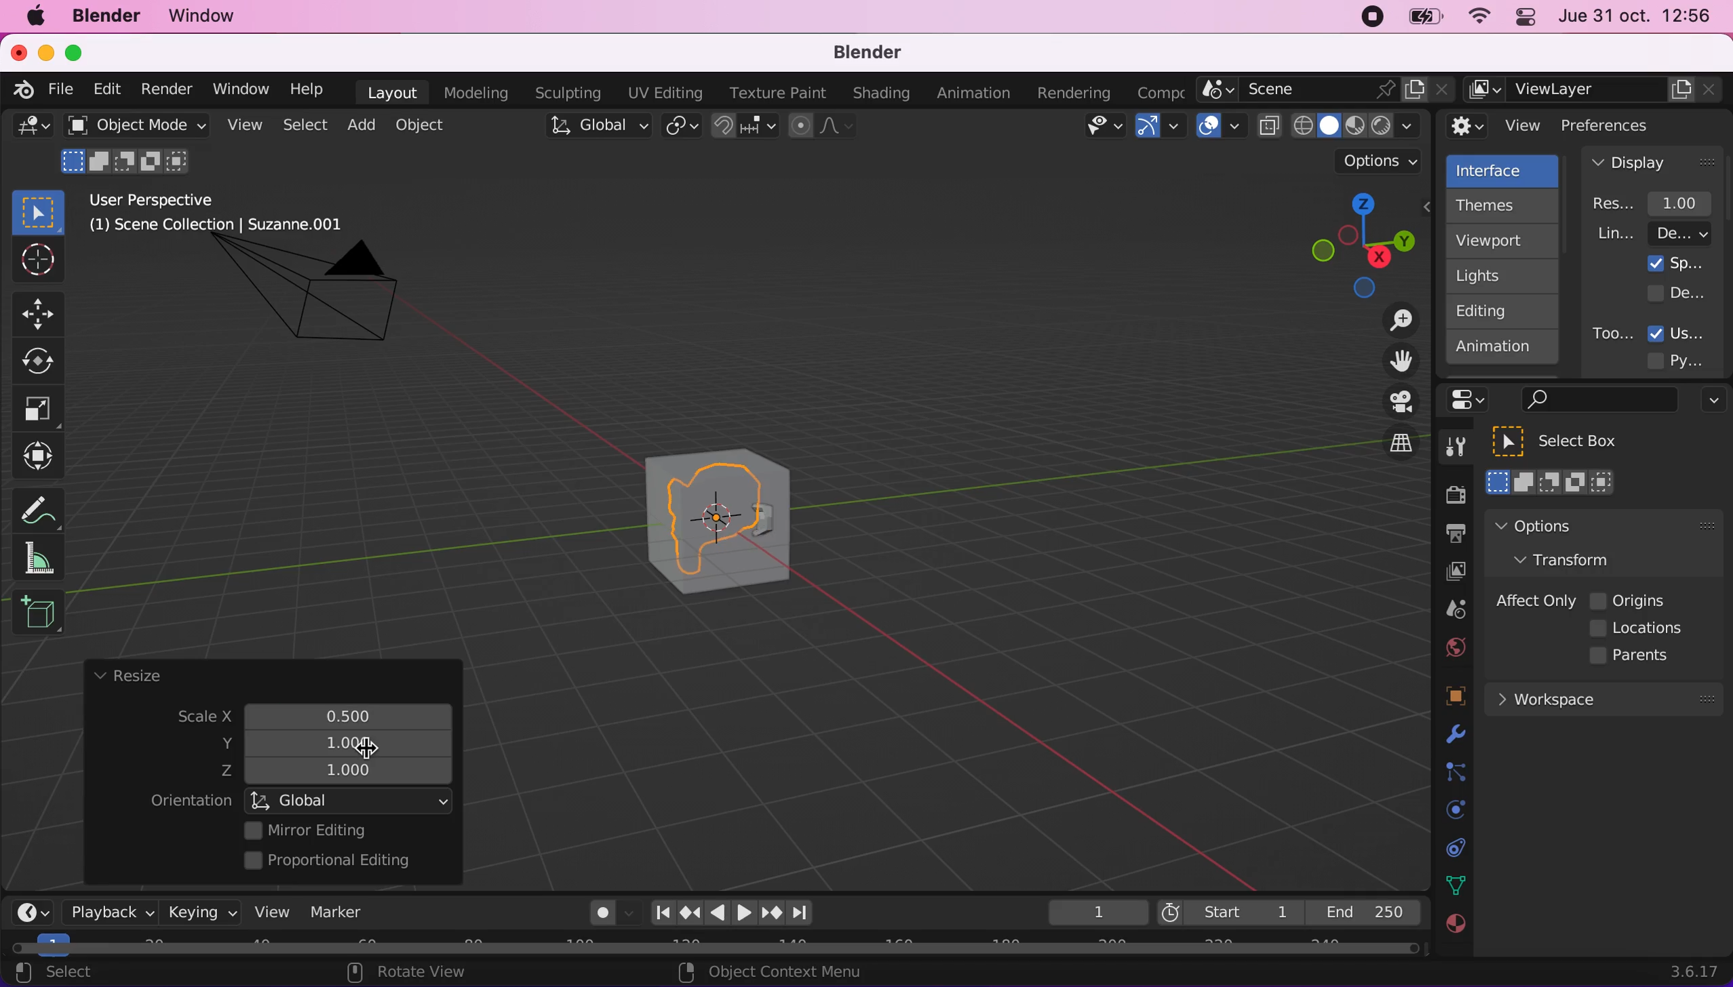 The height and width of the screenshot is (987, 1733). I want to click on minimize, so click(43, 52).